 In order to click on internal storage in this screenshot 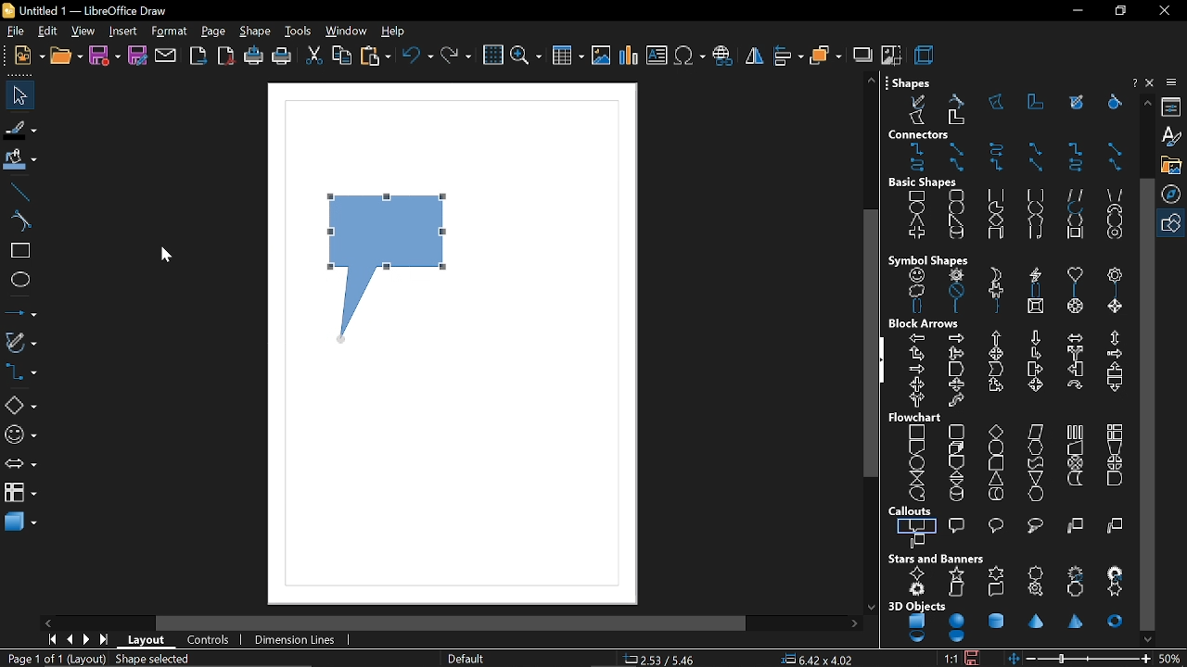, I will do `click(1116, 431)`.